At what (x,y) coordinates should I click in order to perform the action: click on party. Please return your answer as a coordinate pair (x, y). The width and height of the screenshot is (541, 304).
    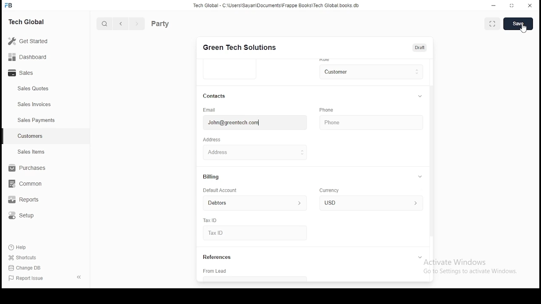
    Looking at the image, I should click on (162, 24).